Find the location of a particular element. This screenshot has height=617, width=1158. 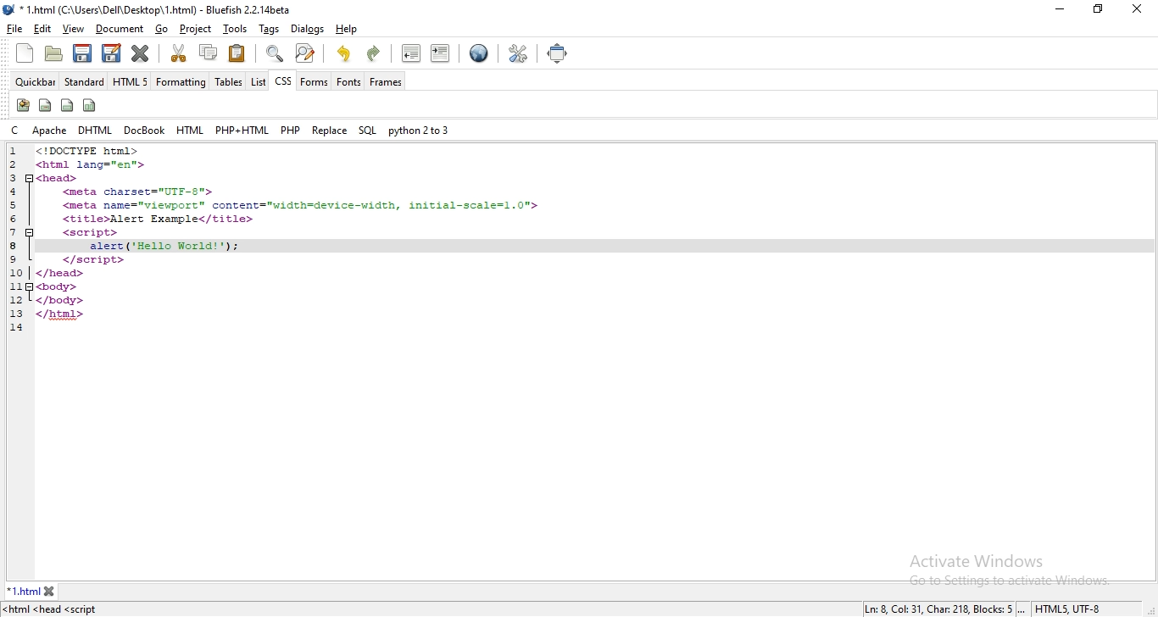

edit is located at coordinates (113, 53).